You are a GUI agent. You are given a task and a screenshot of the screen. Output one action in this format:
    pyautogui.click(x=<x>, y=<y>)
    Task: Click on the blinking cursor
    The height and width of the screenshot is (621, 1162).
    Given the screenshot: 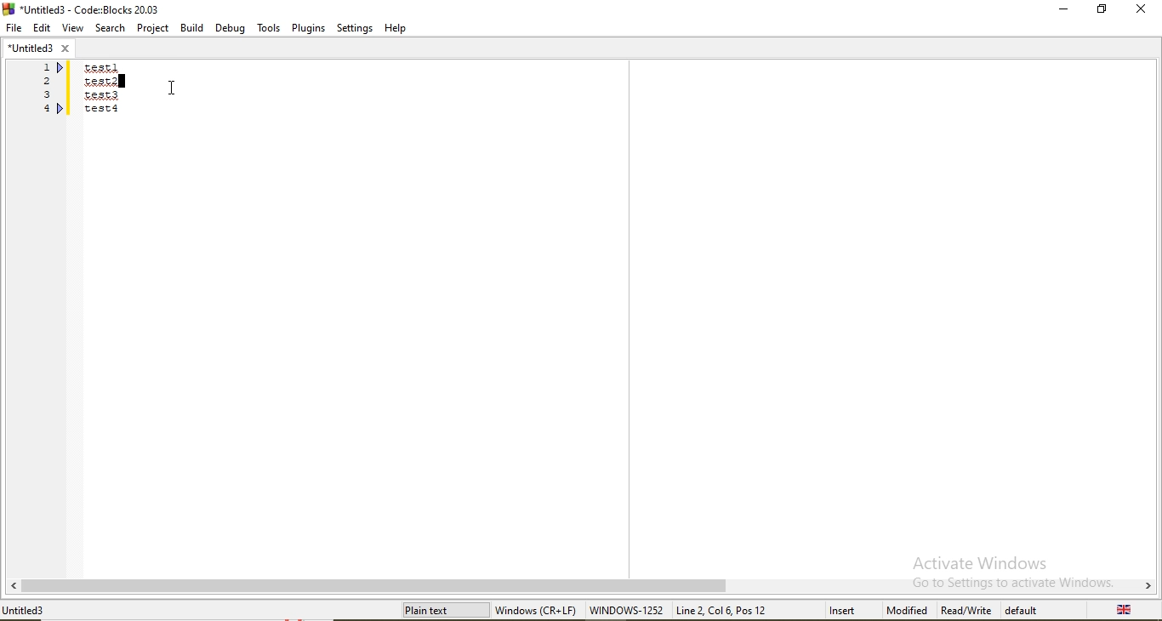 What is the action you would take?
    pyautogui.click(x=124, y=81)
    